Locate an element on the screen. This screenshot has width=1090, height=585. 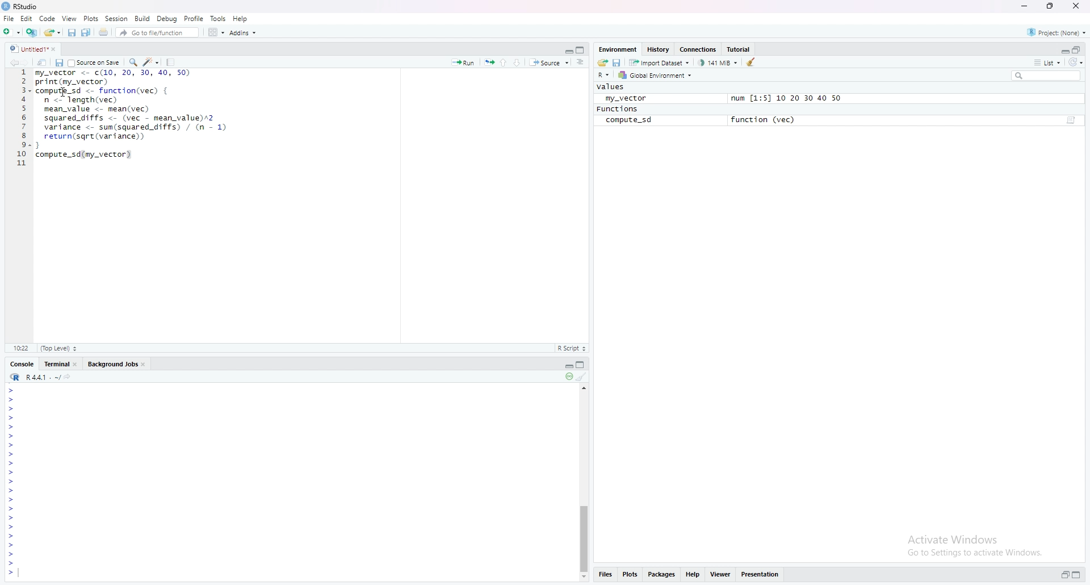
my_vector is located at coordinates (623, 98).